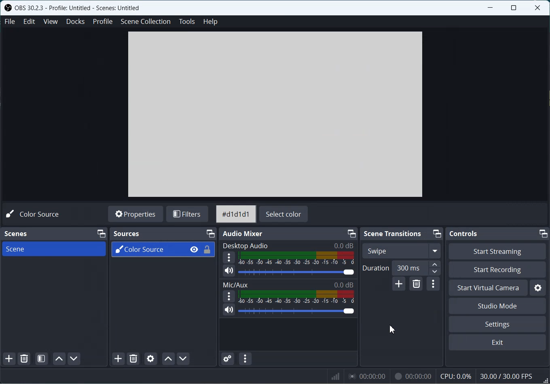  I want to click on Open scene Filter, so click(41, 359).